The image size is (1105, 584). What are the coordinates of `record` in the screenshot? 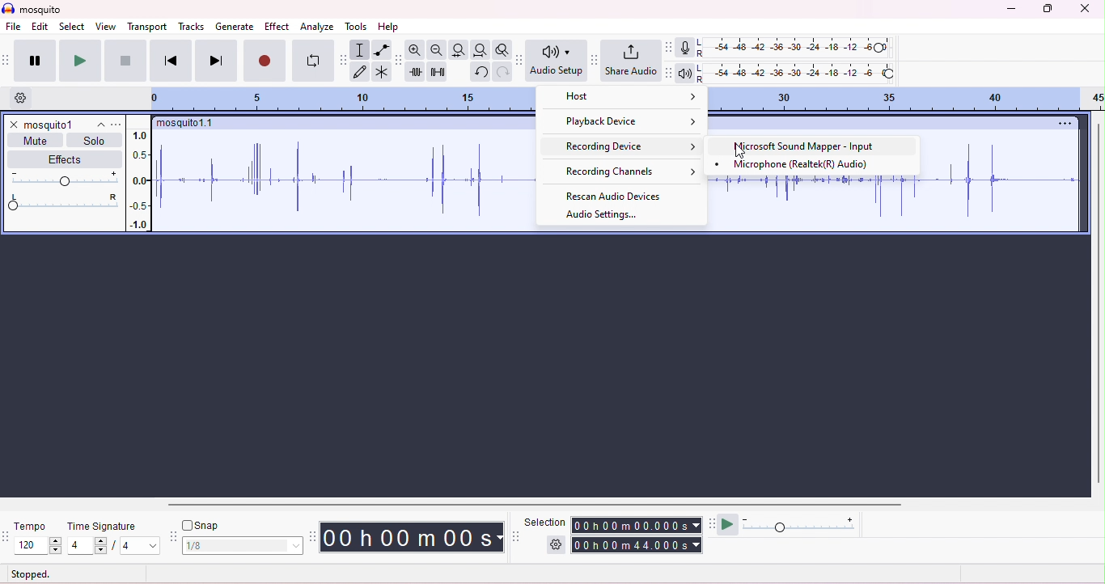 It's located at (265, 60).